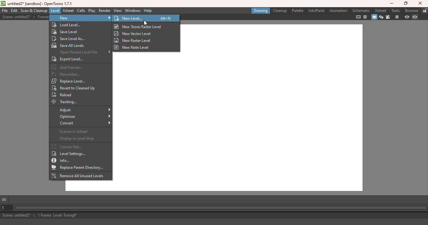 Image resolution: width=428 pixels, height=225 pixels. I want to click on Info, so click(64, 160).